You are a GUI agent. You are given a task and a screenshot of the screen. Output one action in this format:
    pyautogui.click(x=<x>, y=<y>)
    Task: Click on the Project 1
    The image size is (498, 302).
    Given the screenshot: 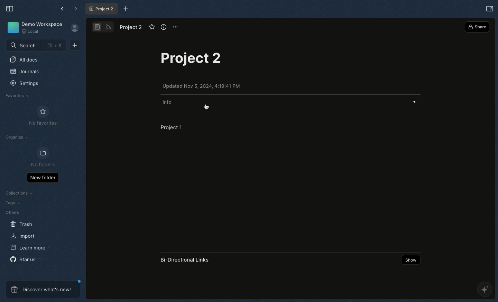 What is the action you would take?
    pyautogui.click(x=171, y=127)
    